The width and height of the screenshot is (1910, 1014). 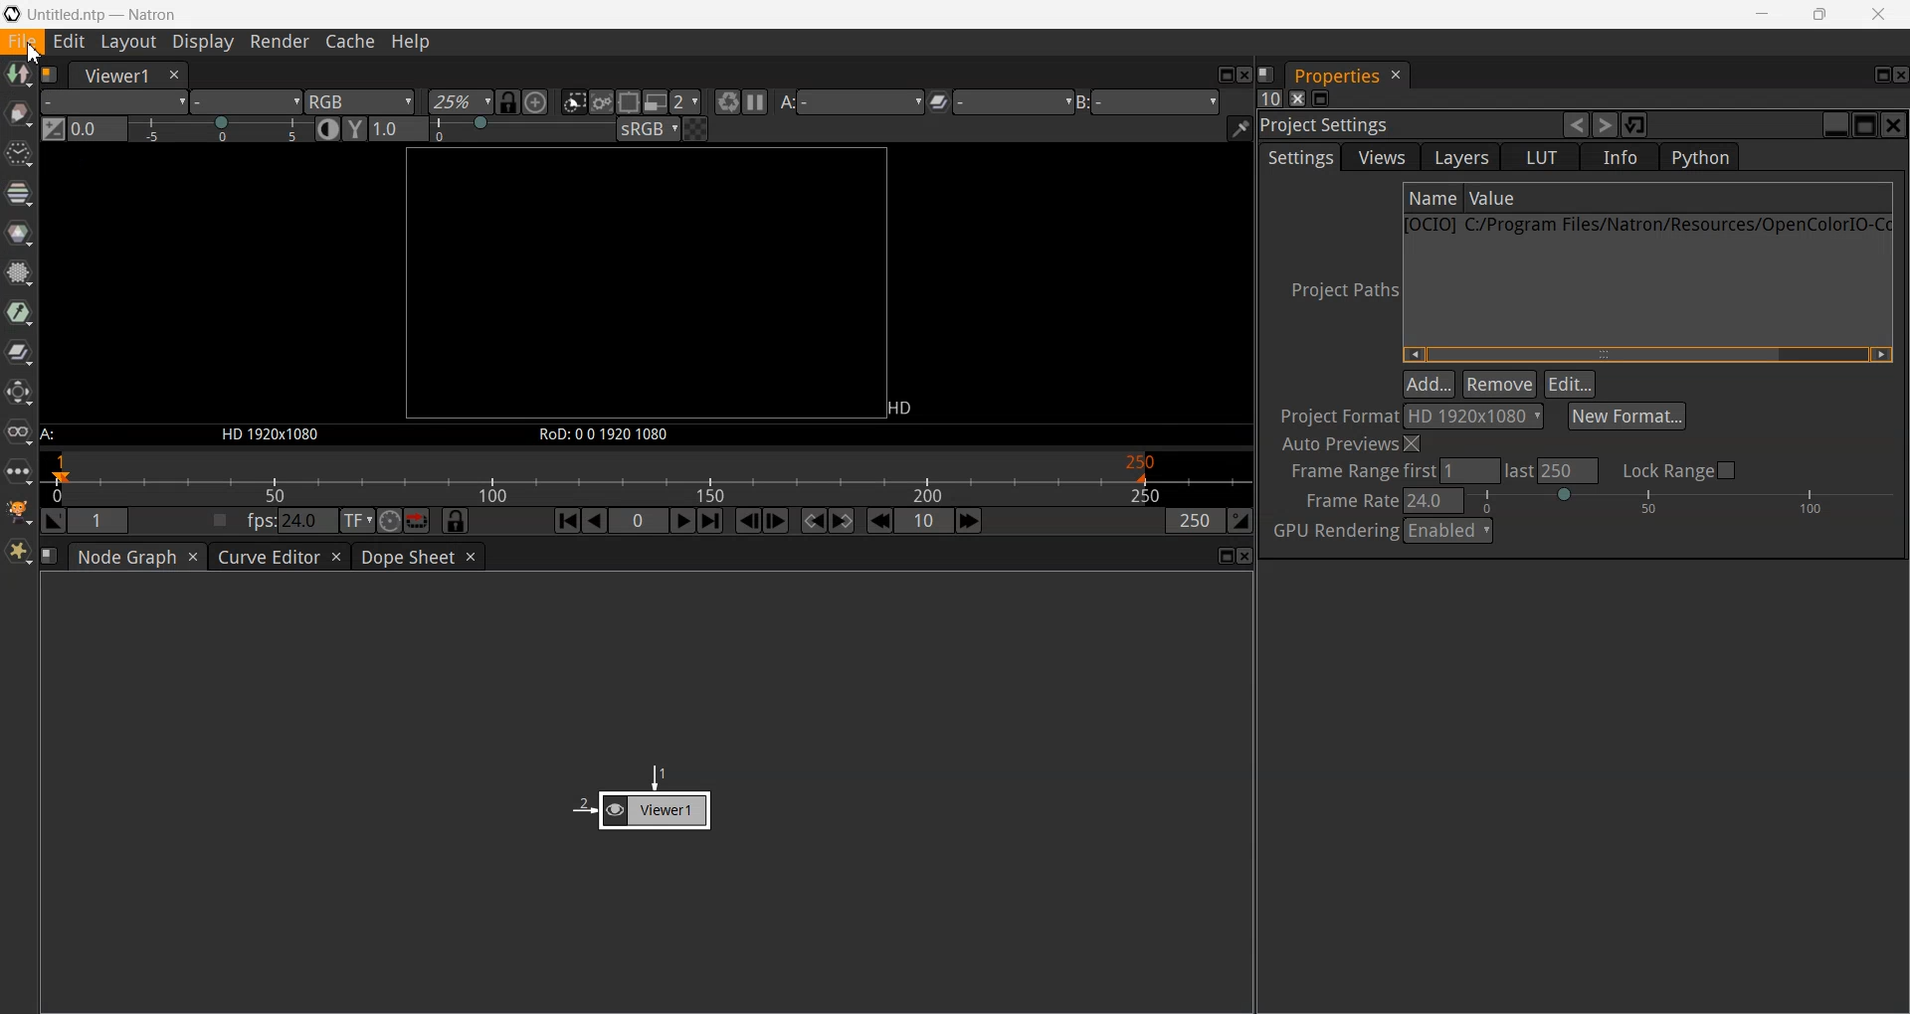 What do you see at coordinates (1596, 199) in the screenshot?
I see `Path value of file` at bounding box center [1596, 199].